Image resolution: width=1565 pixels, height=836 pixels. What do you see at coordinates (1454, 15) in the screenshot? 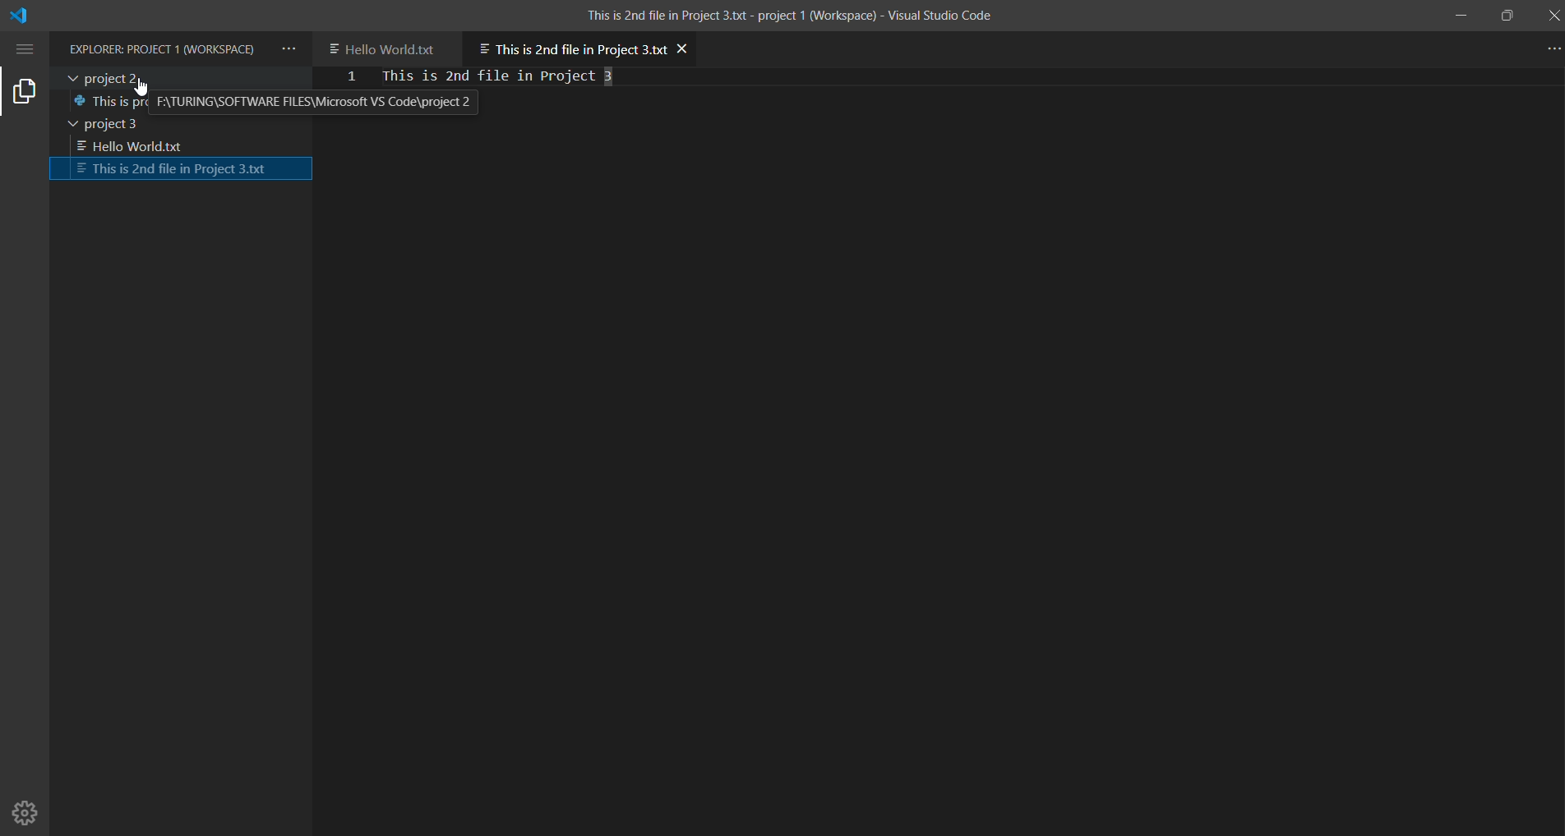
I see `minimize` at bounding box center [1454, 15].